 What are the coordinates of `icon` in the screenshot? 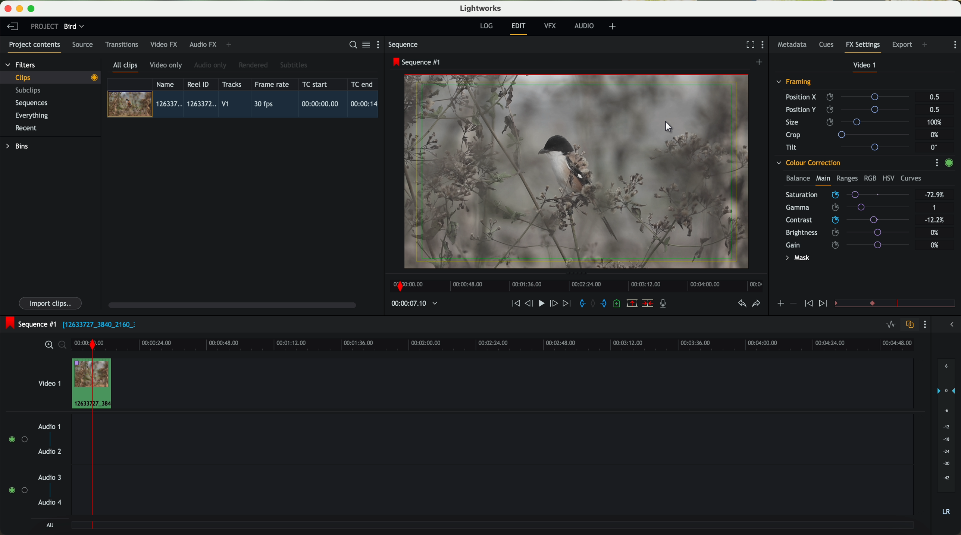 It's located at (780, 304).